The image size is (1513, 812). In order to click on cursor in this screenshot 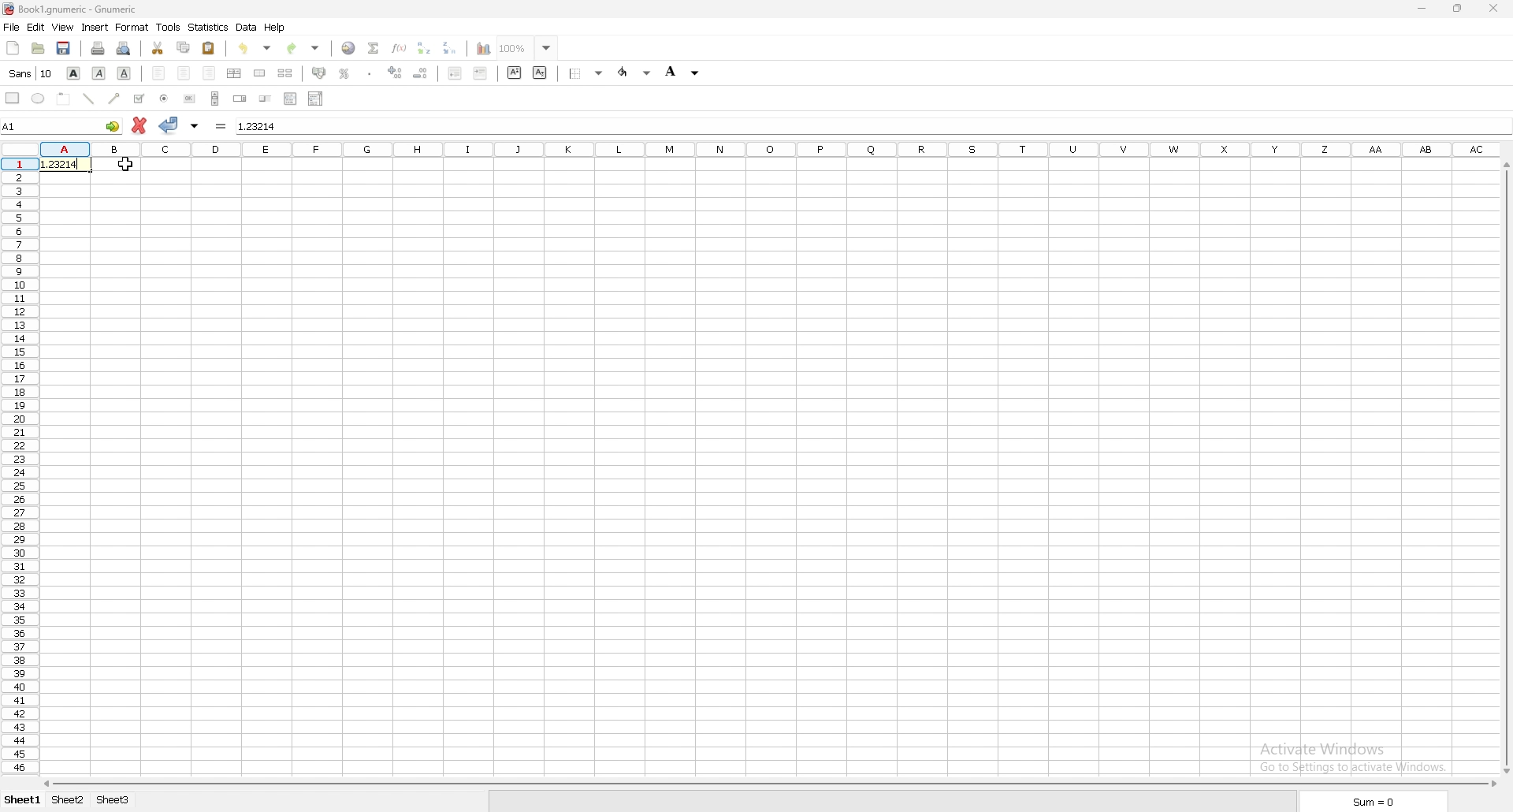, I will do `click(122, 164)`.